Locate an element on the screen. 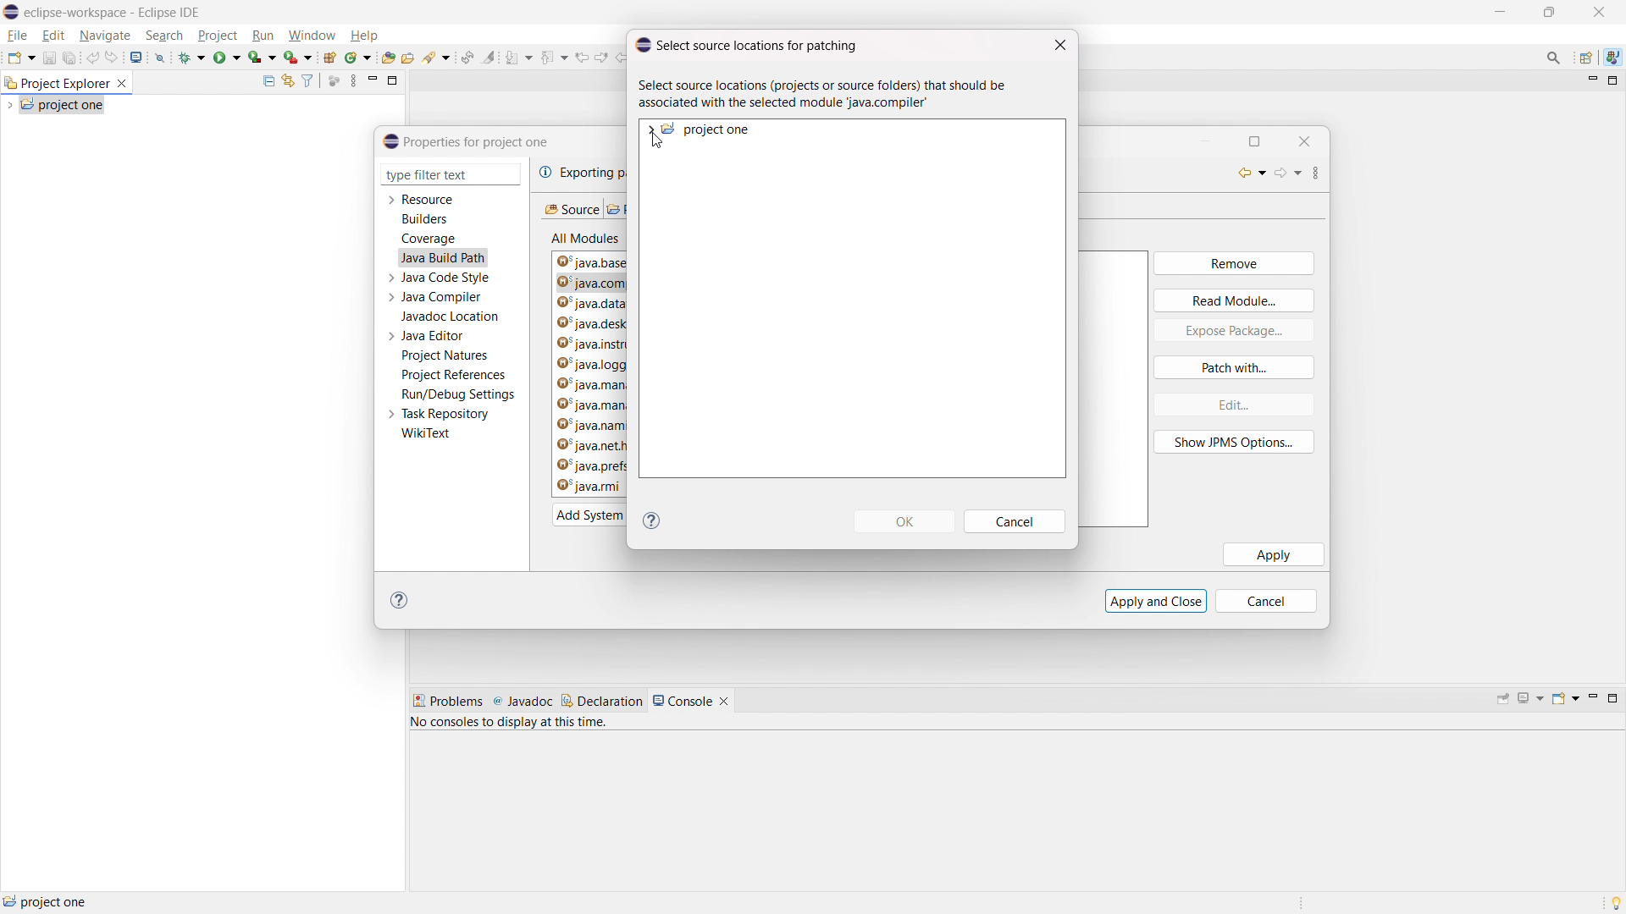  minimize is located at coordinates (1208, 140).